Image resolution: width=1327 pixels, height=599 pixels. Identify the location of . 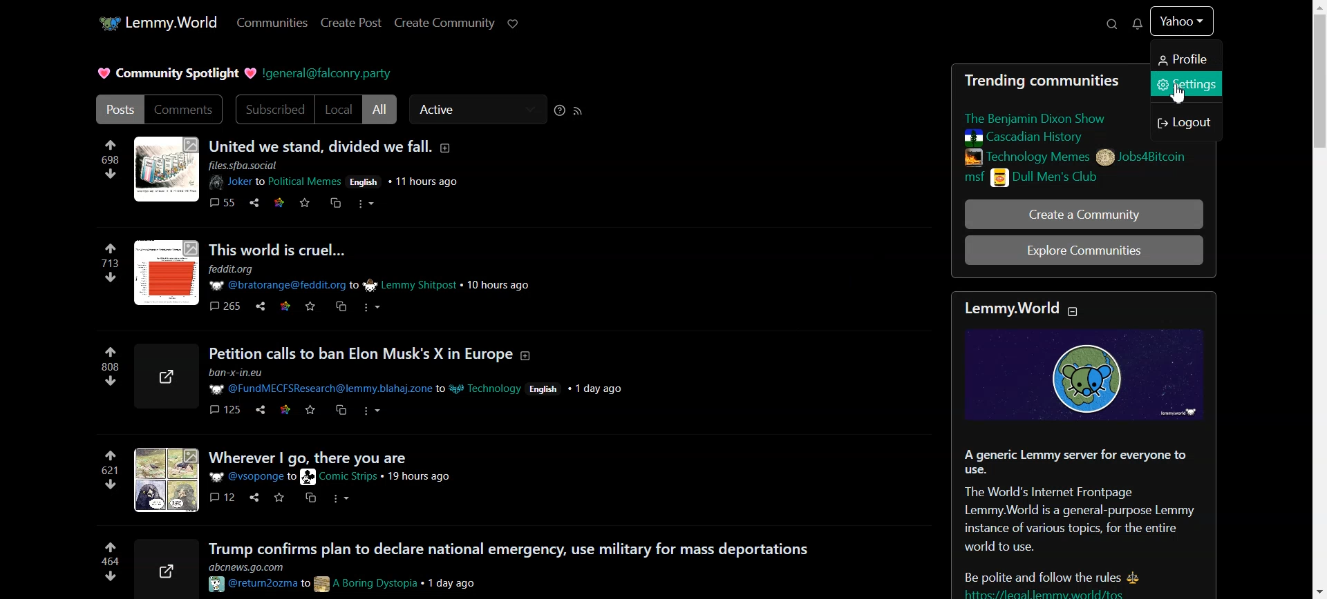
(260, 413).